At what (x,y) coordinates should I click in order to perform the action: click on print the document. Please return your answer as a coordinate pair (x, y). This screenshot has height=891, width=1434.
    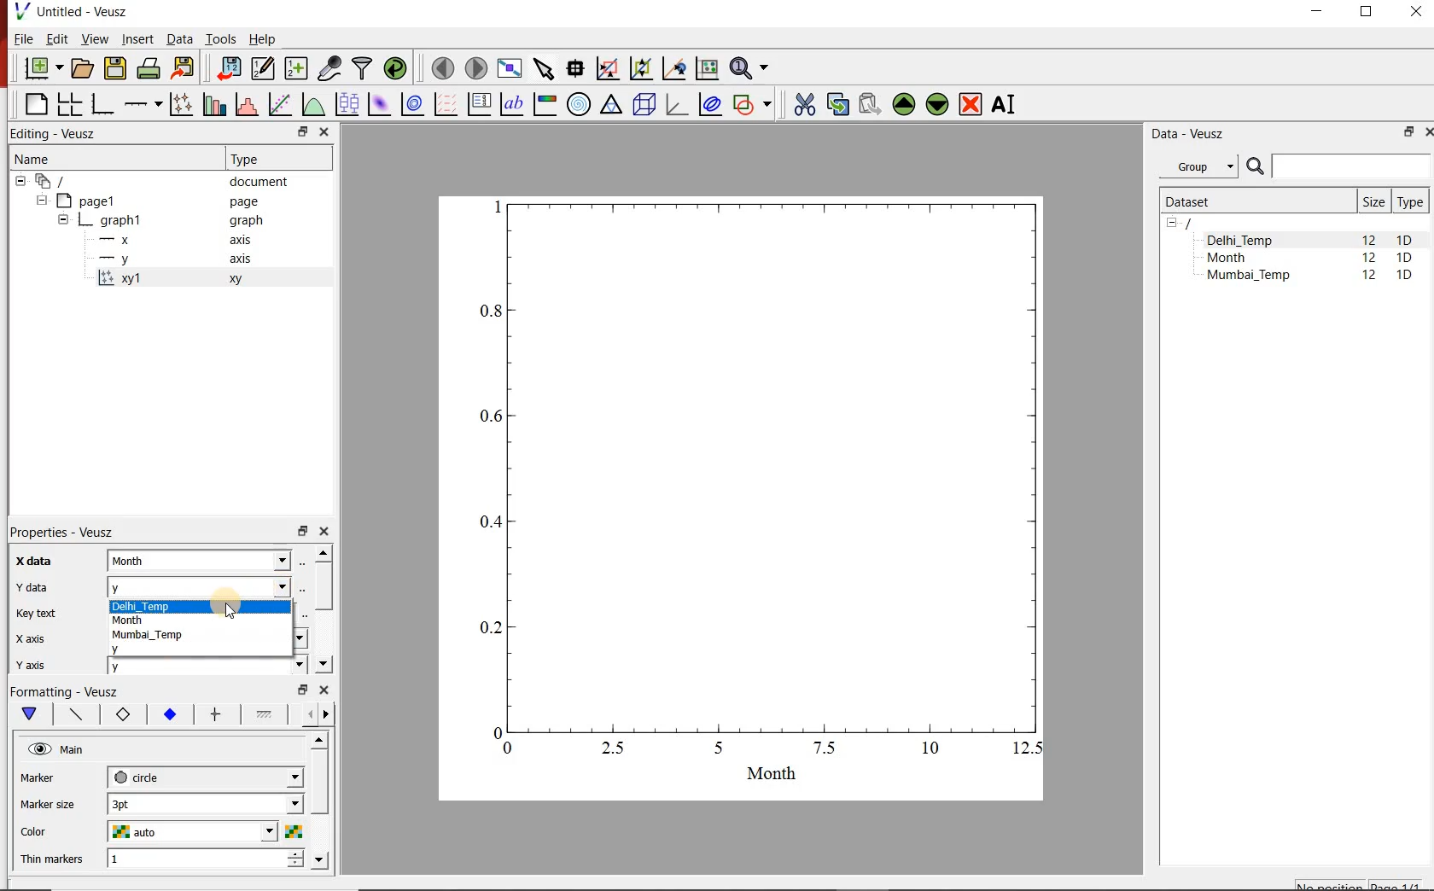
    Looking at the image, I should click on (149, 69).